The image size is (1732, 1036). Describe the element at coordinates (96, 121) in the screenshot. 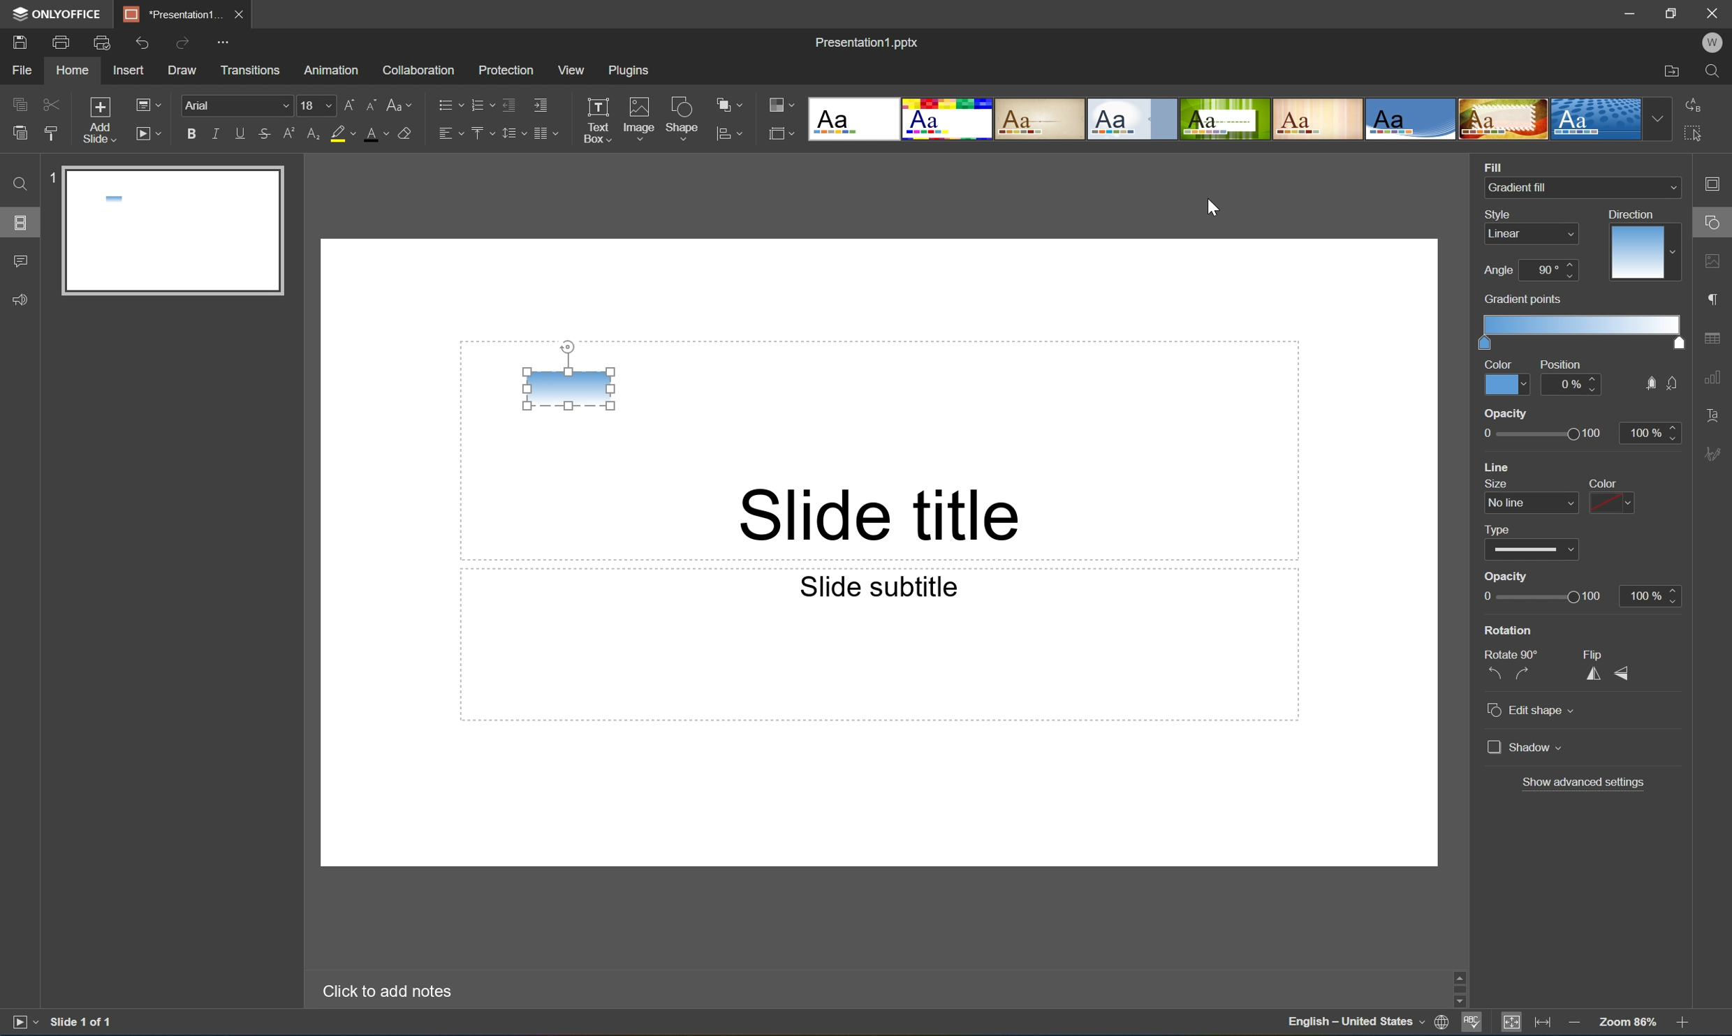

I see `Add slide` at that location.